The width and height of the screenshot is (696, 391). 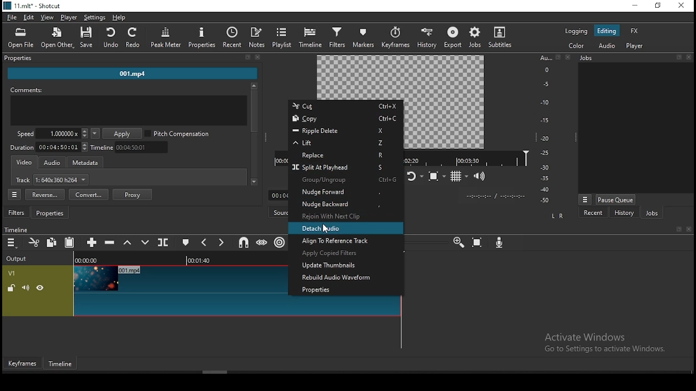 I want to click on fx, so click(x=635, y=31).